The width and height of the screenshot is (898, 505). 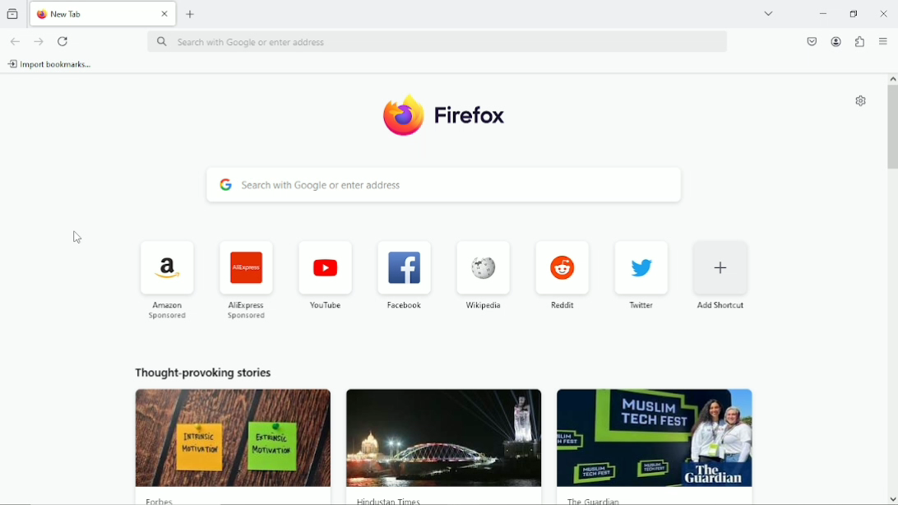 I want to click on Minimize, so click(x=822, y=12).